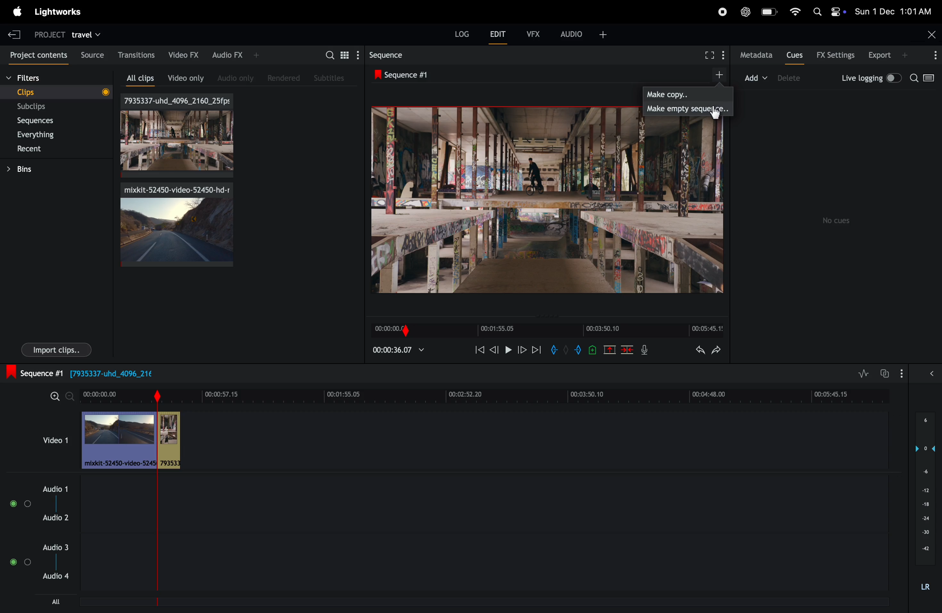  What do you see at coordinates (56, 601) in the screenshot?
I see `all` at bounding box center [56, 601].